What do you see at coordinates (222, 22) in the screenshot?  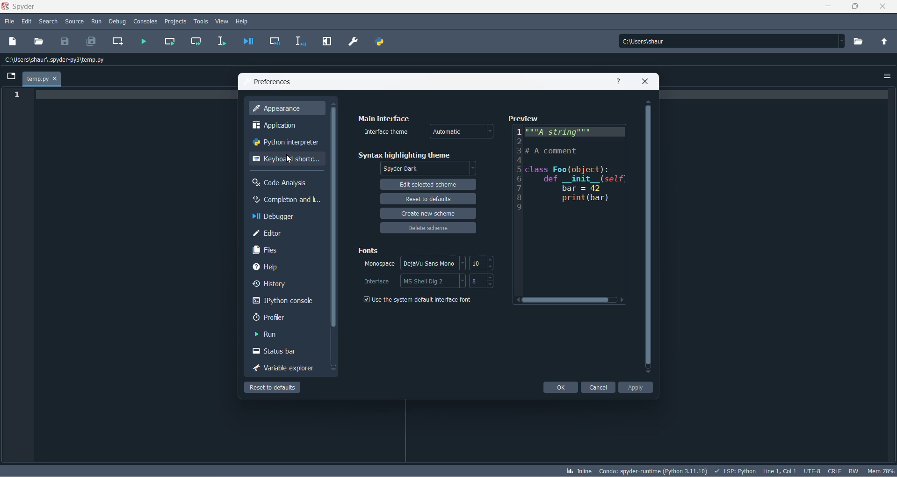 I see `view` at bounding box center [222, 22].